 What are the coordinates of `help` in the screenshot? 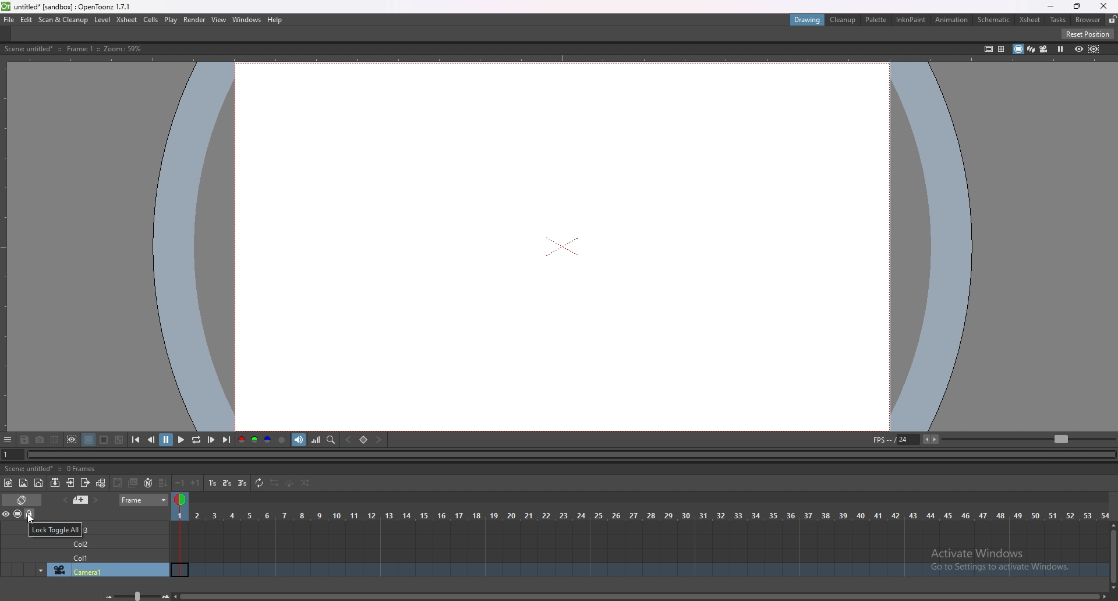 It's located at (277, 20).